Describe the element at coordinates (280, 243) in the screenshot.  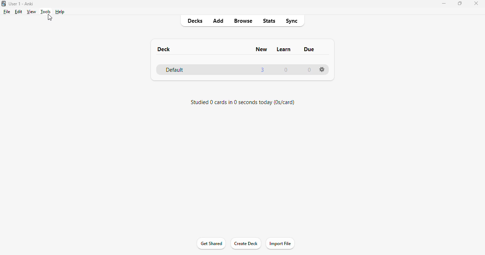
I see `import file` at that location.